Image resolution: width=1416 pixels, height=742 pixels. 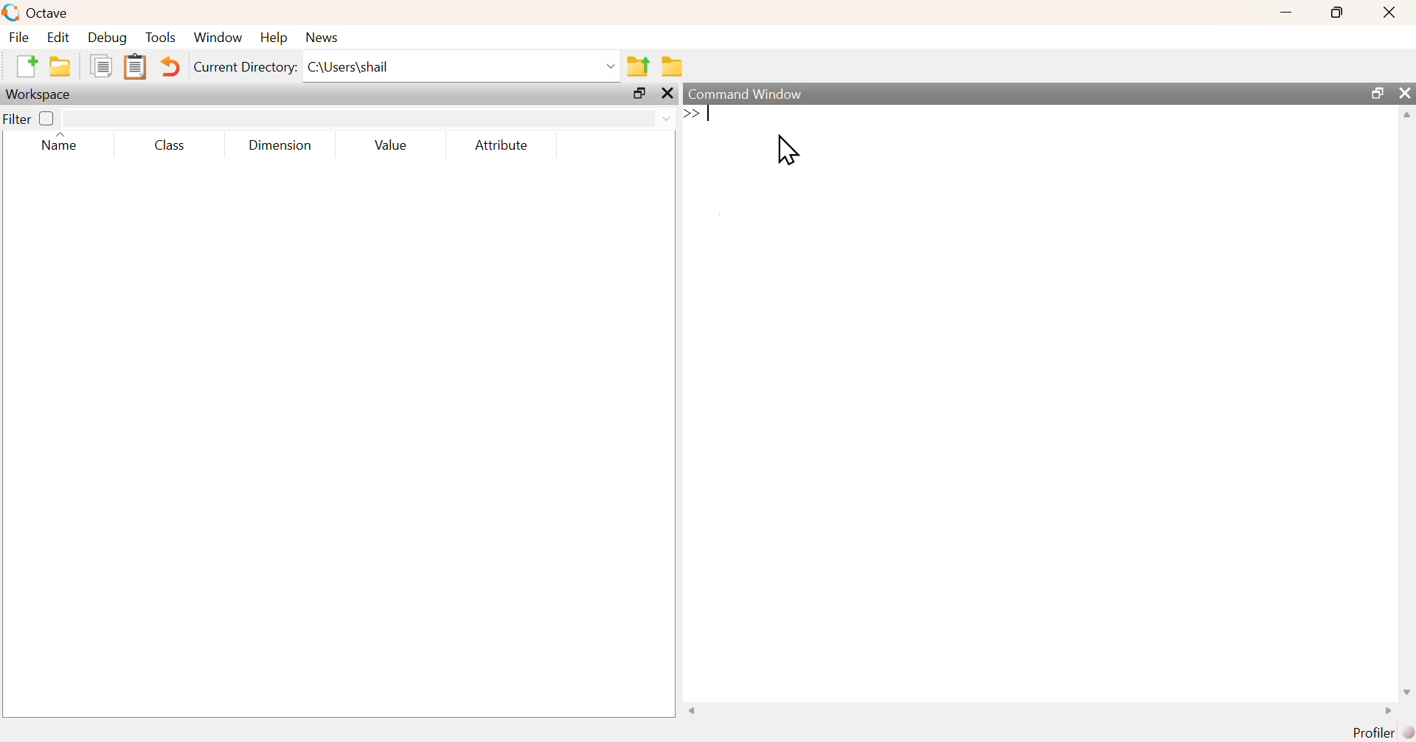 What do you see at coordinates (711, 114) in the screenshot?
I see `Tap text` at bounding box center [711, 114].